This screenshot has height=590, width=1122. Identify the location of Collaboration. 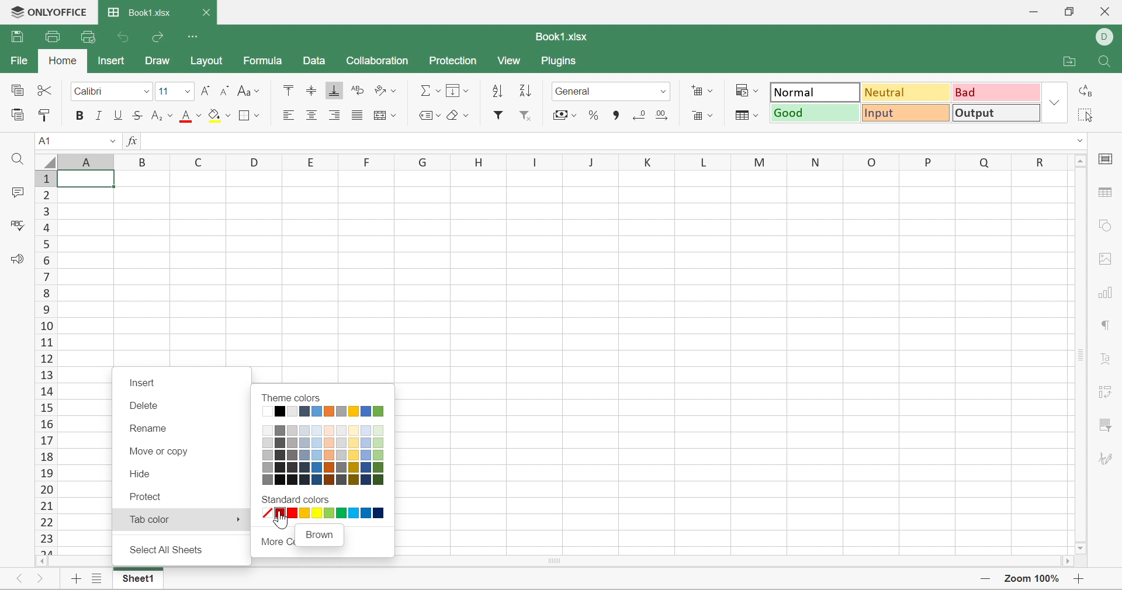
(377, 61).